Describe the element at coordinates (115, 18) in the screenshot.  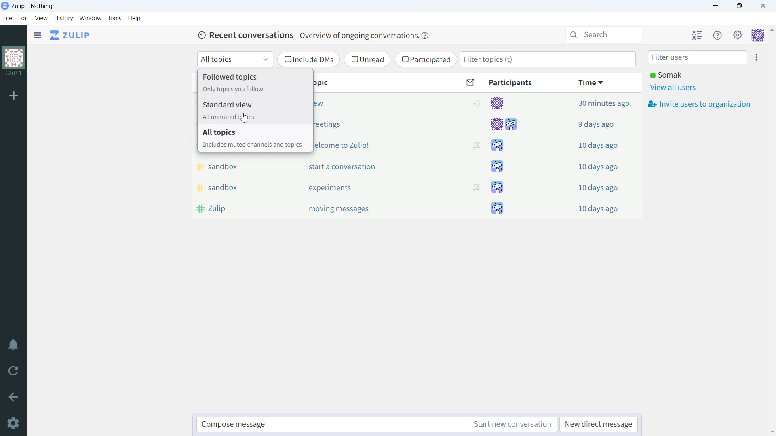
I see `tools` at that location.